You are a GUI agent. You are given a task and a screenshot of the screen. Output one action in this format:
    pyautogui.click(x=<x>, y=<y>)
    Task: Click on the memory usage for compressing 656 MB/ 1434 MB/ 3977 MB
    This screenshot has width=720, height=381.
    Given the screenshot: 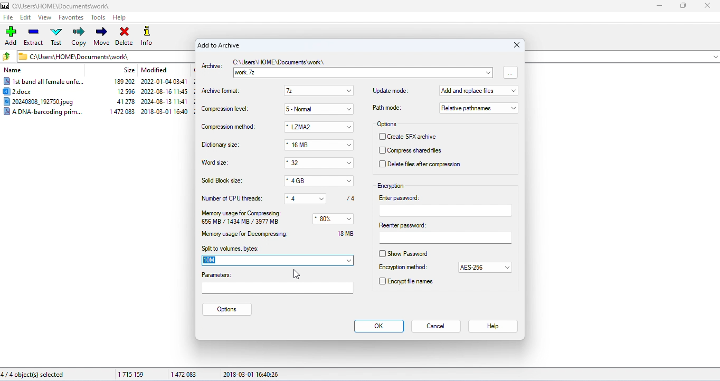 What is the action you would take?
    pyautogui.click(x=242, y=218)
    